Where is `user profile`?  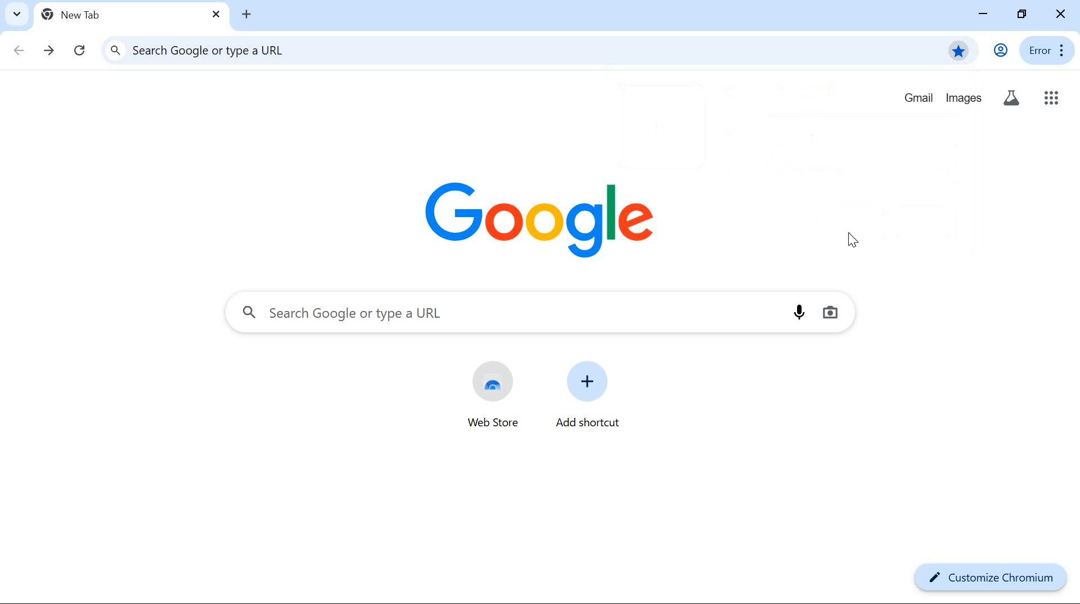
user profile is located at coordinates (1000, 50).